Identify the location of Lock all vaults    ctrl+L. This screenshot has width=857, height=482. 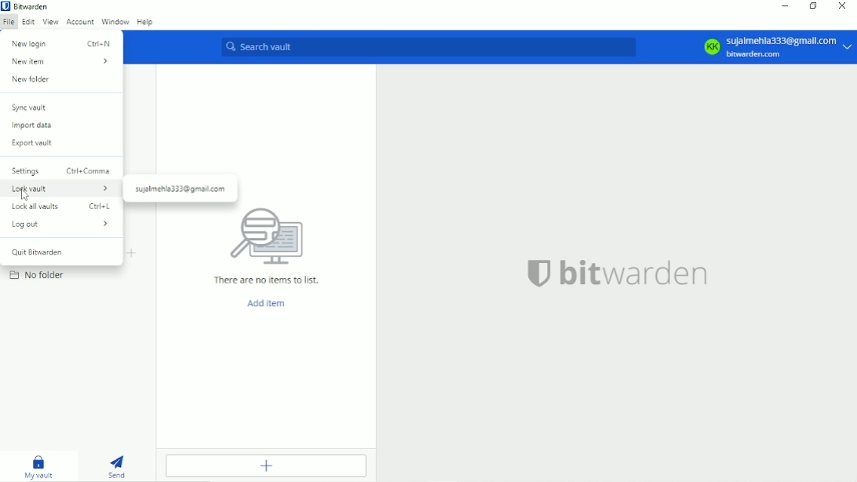
(63, 206).